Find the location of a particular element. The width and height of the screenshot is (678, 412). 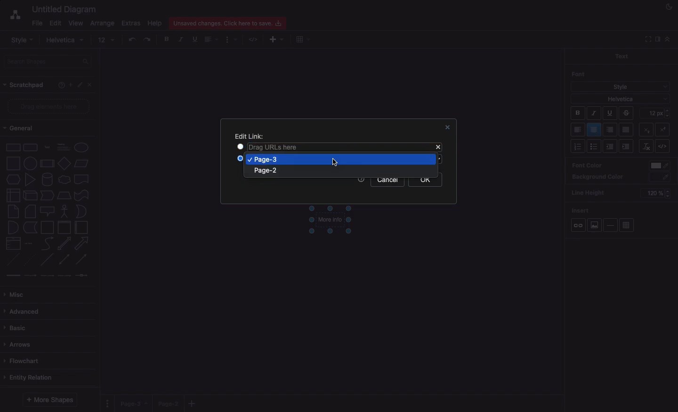

internal storage is located at coordinates (14, 195).